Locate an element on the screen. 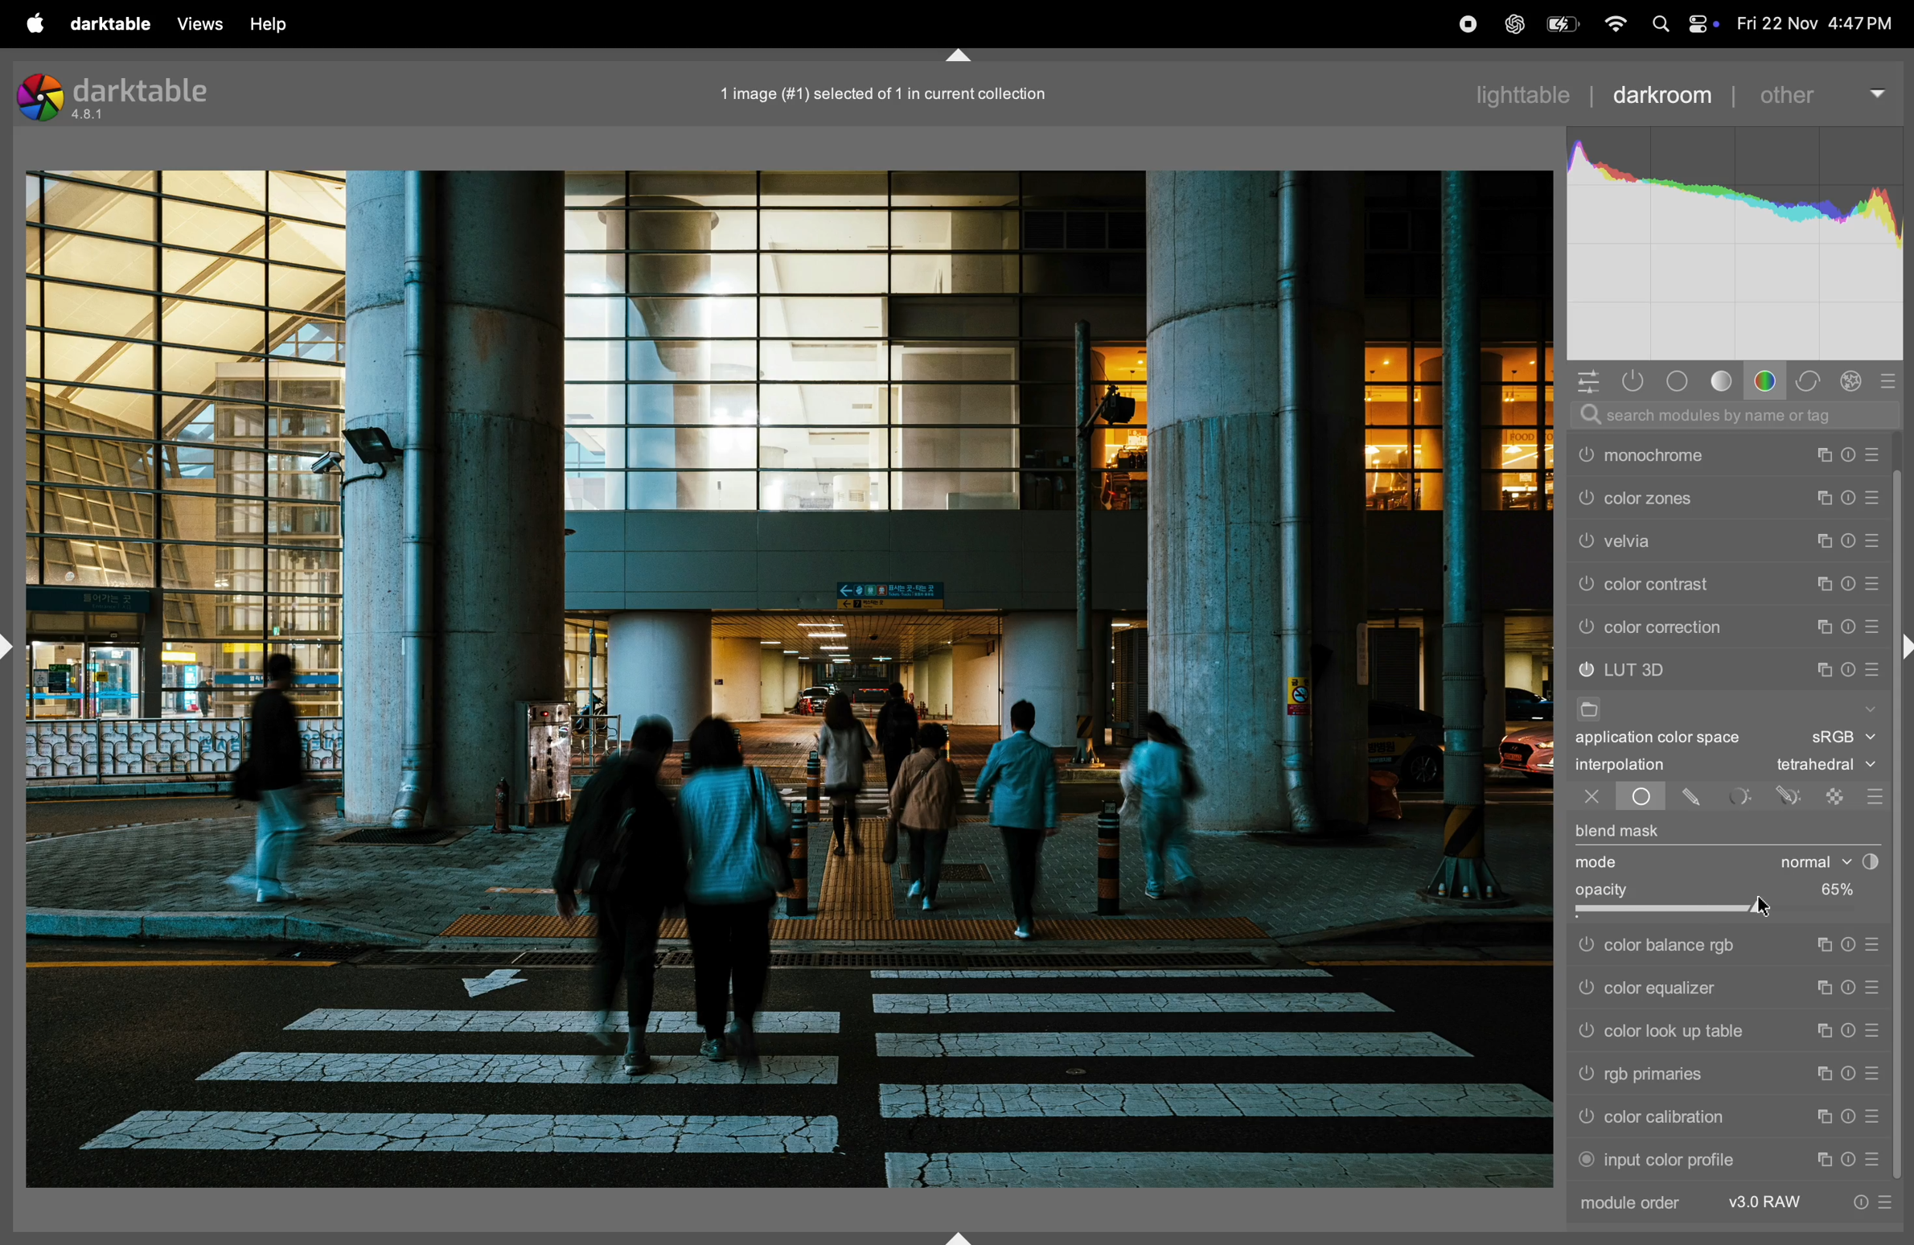 Image resolution: width=1914 pixels, height=1245 pixels. multiple intance actions is located at coordinates (1825, 578).